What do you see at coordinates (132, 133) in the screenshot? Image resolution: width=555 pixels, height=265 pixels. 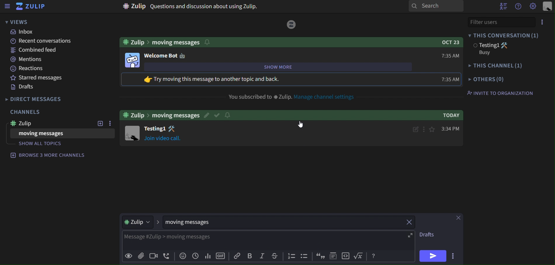 I see `Testing1 join video call` at bounding box center [132, 133].